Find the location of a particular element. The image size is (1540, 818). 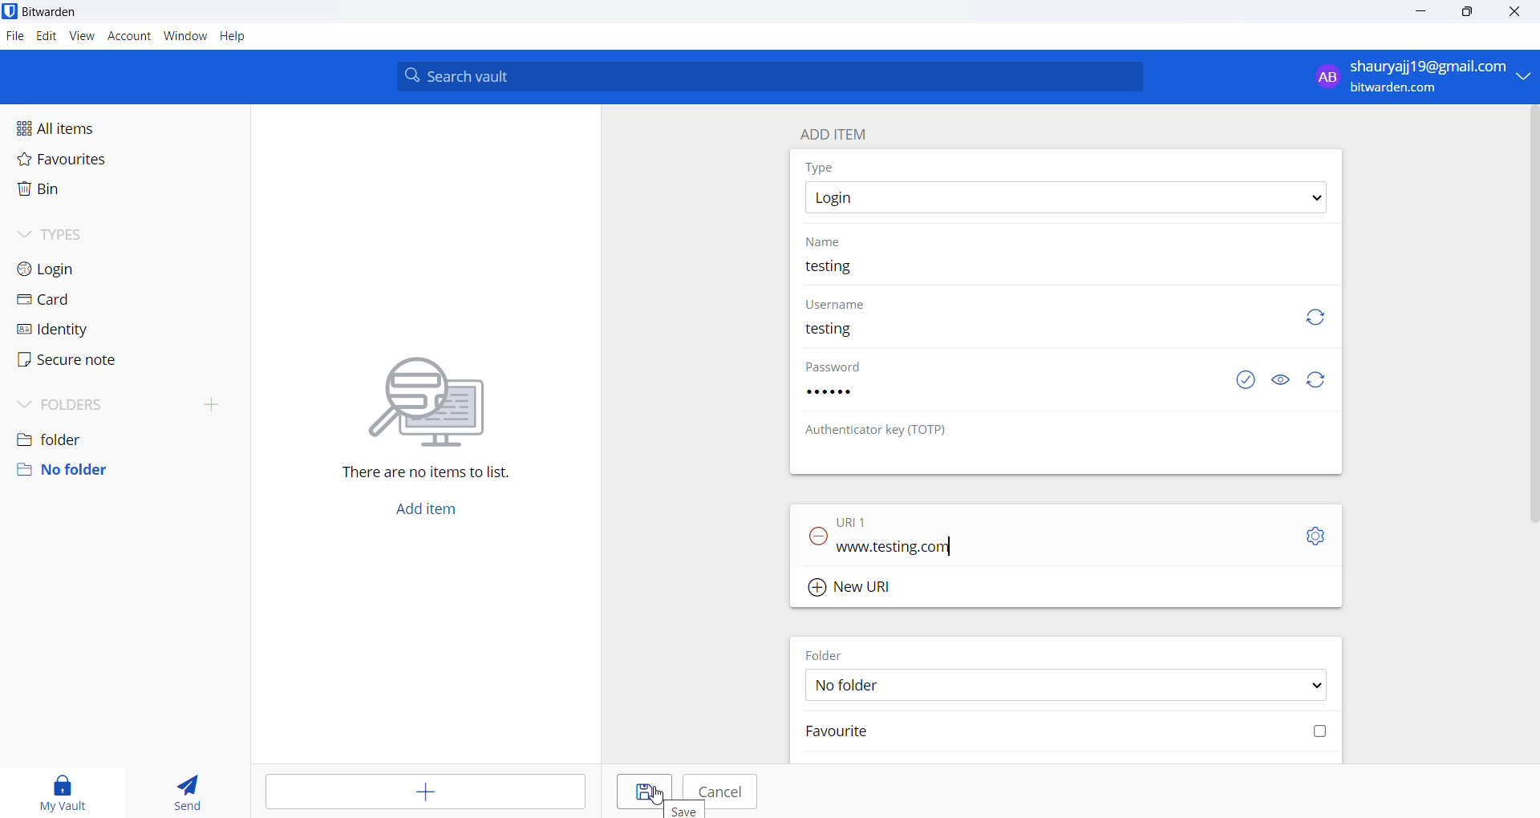

type options is located at coordinates (1064, 197).